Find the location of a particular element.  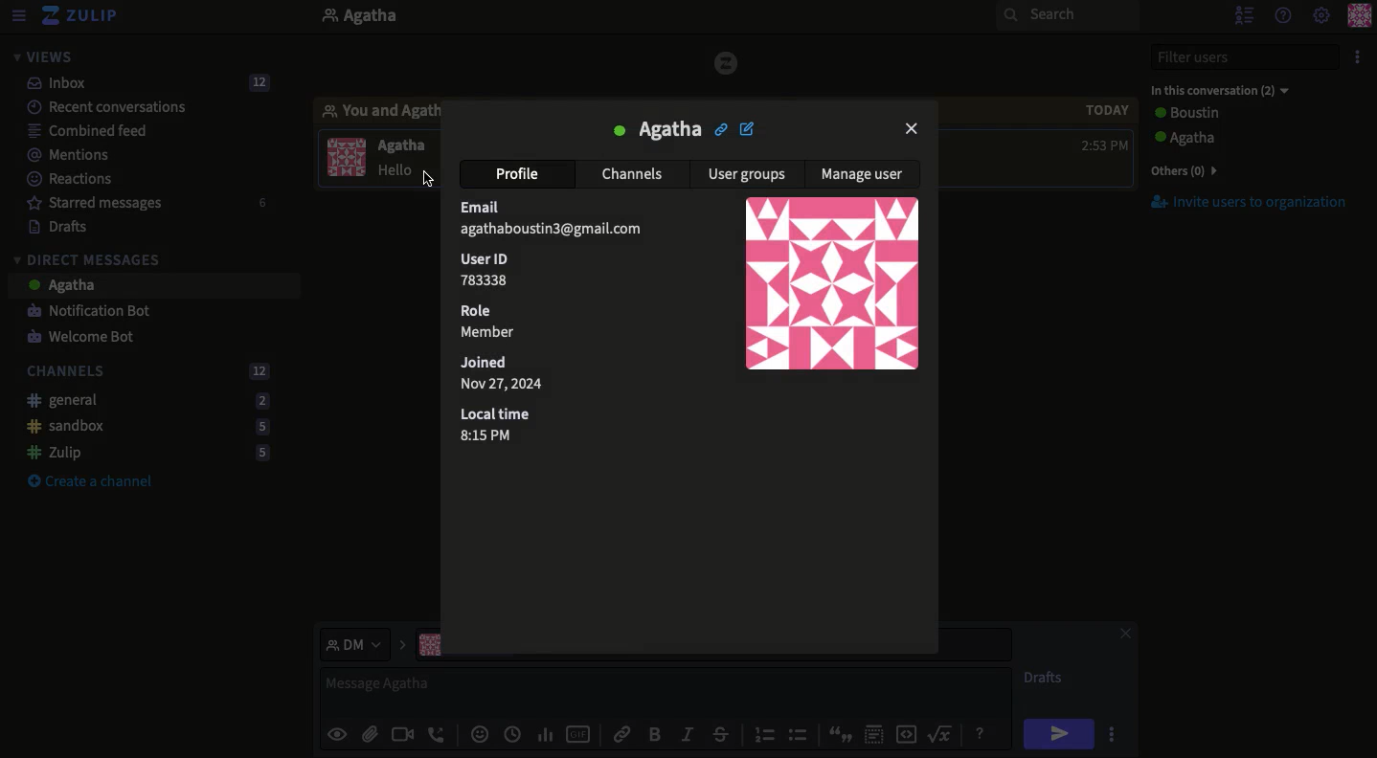

Users is located at coordinates (1233, 116).